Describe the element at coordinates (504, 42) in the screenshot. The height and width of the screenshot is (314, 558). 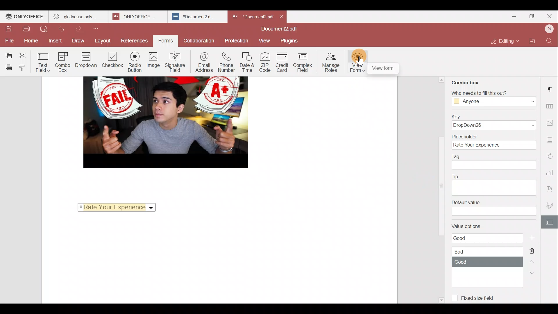
I see `Editing mode` at that location.